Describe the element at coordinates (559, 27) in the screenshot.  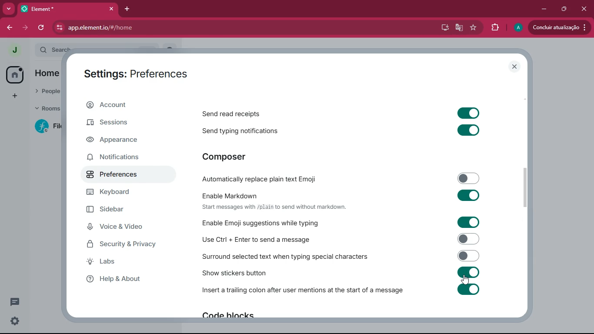
I see `conduir atualizacao` at that location.